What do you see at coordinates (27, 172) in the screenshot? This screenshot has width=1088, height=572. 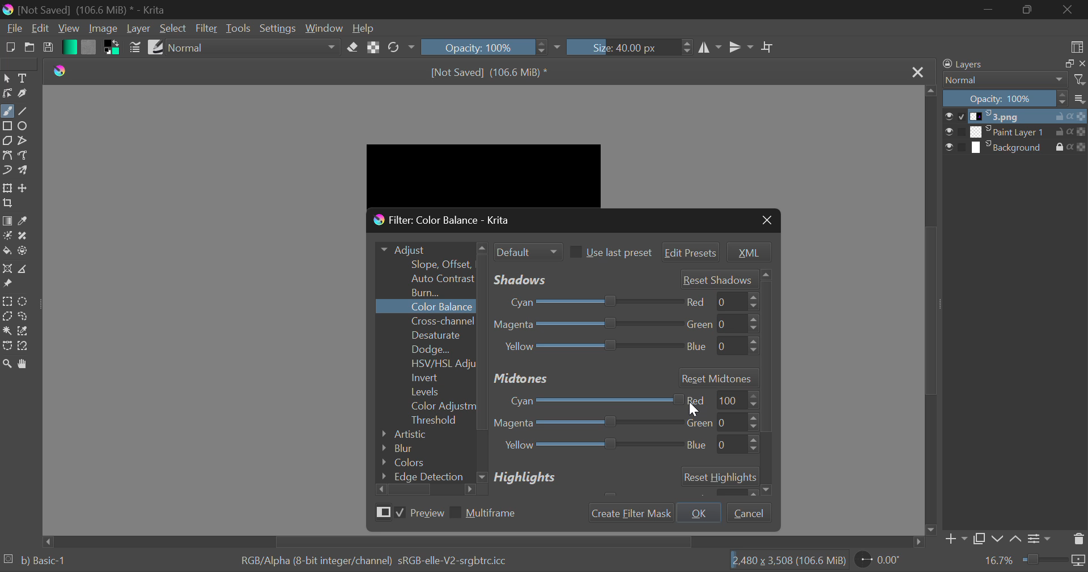 I see `Multibrush Tool` at bounding box center [27, 172].